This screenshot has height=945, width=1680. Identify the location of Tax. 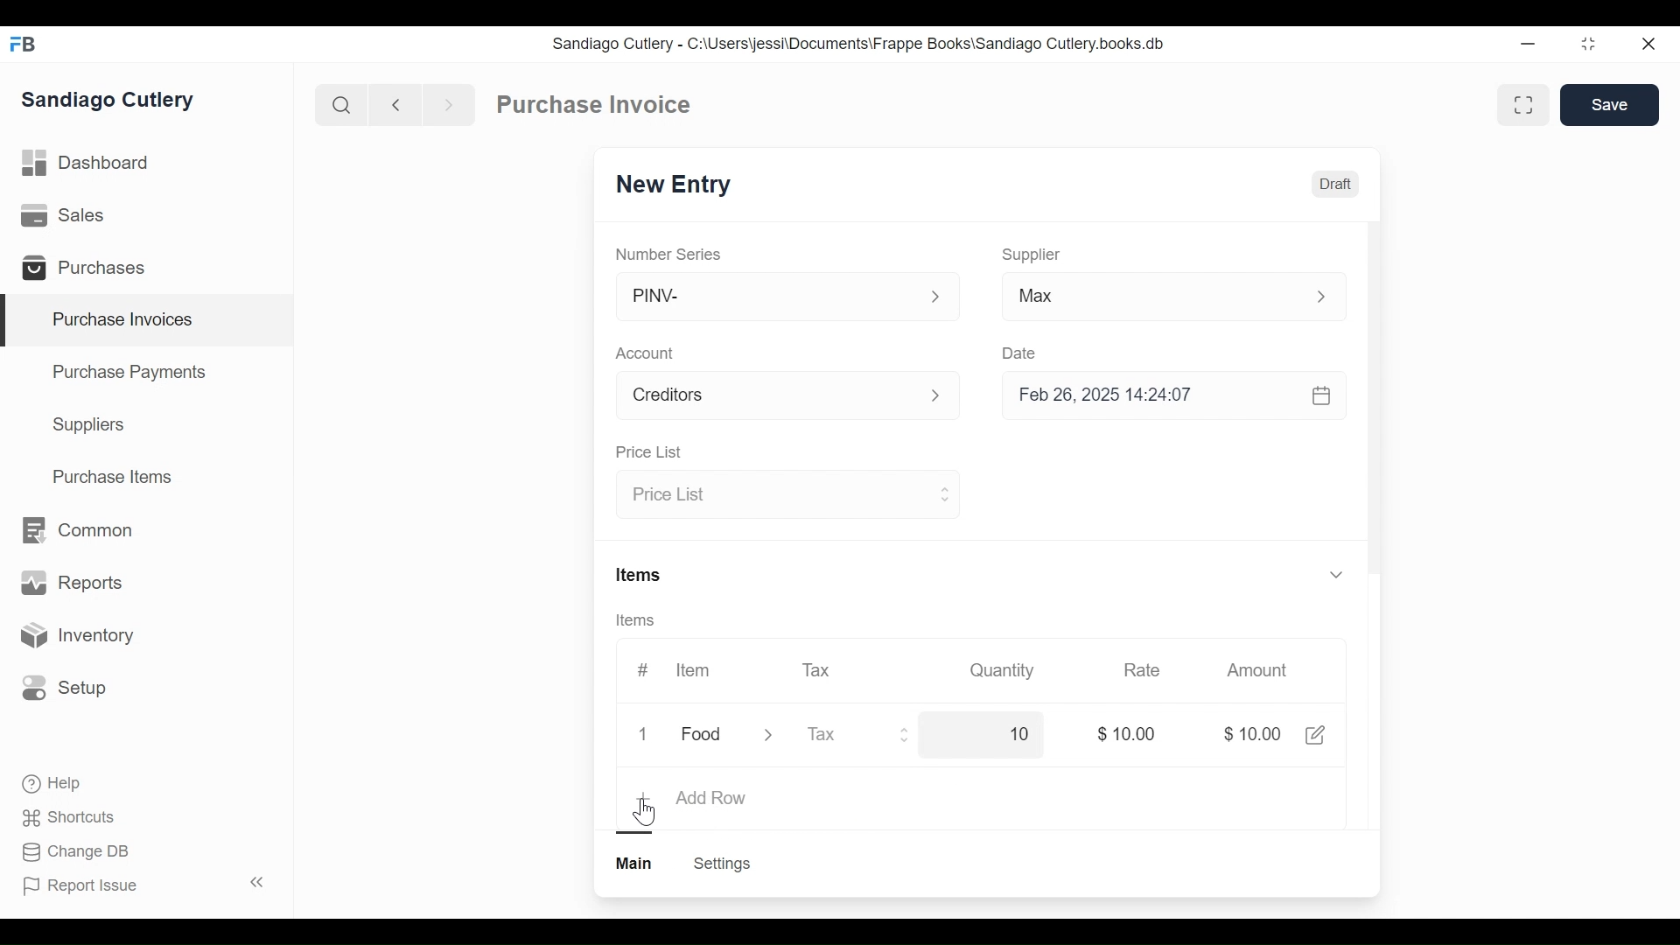
(842, 734).